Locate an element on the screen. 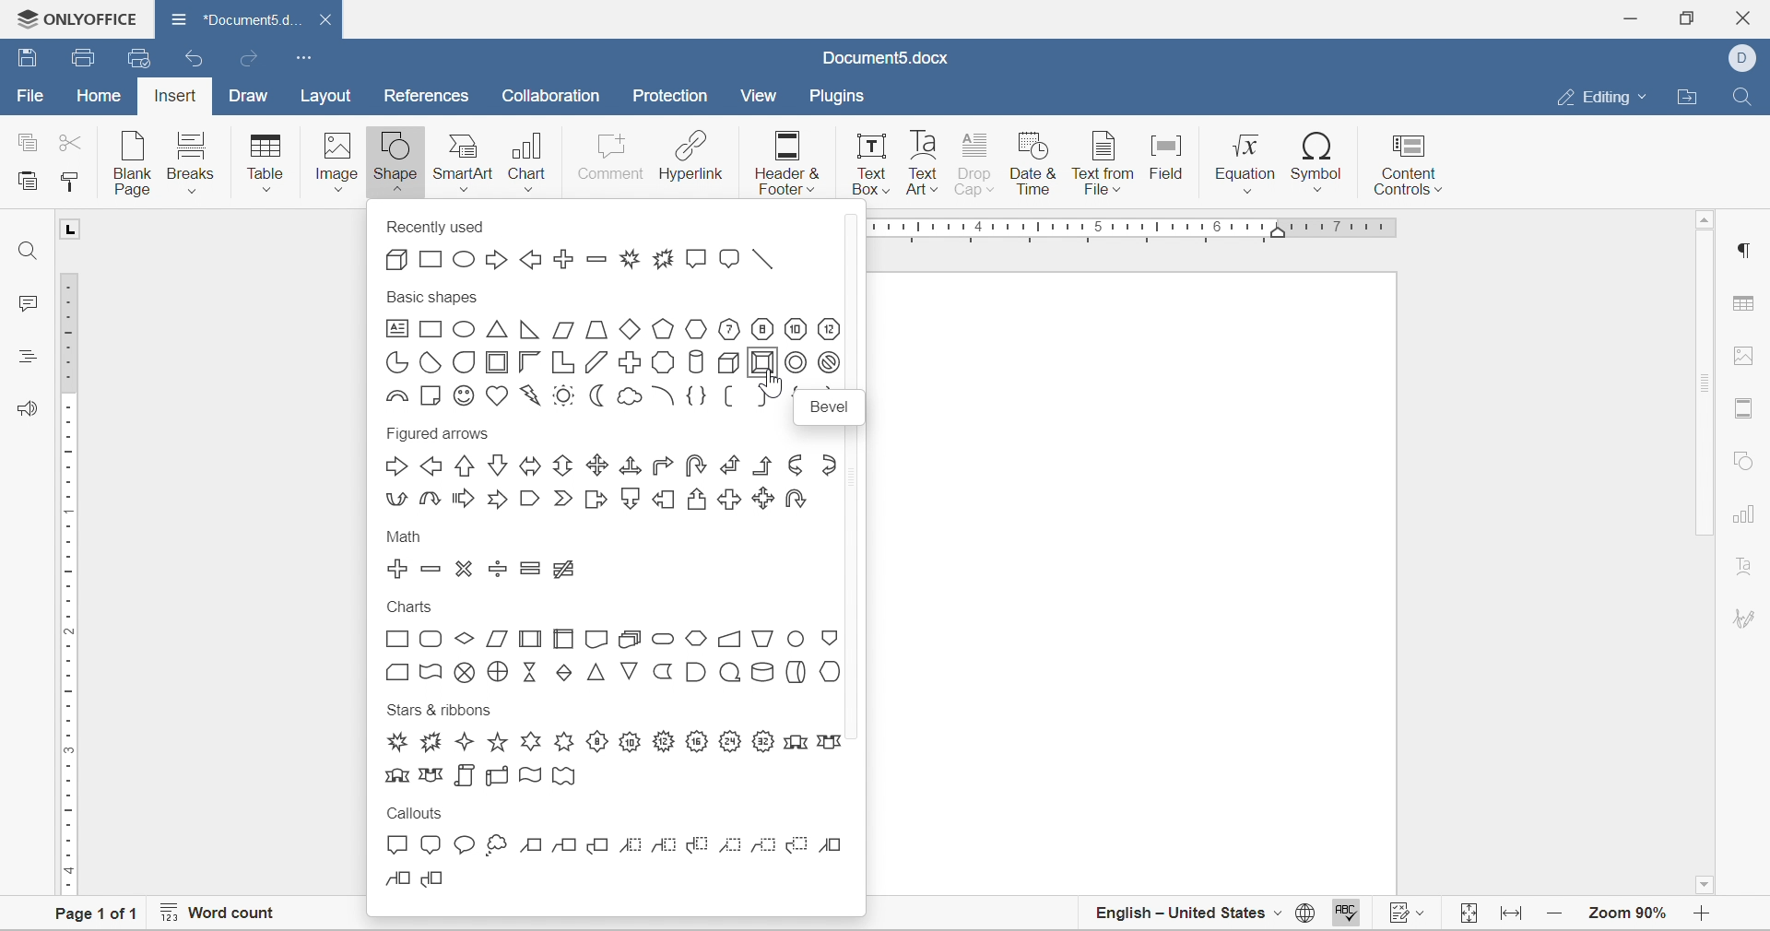 This screenshot has width=1770, height=931. table settings is located at coordinates (1752, 303).